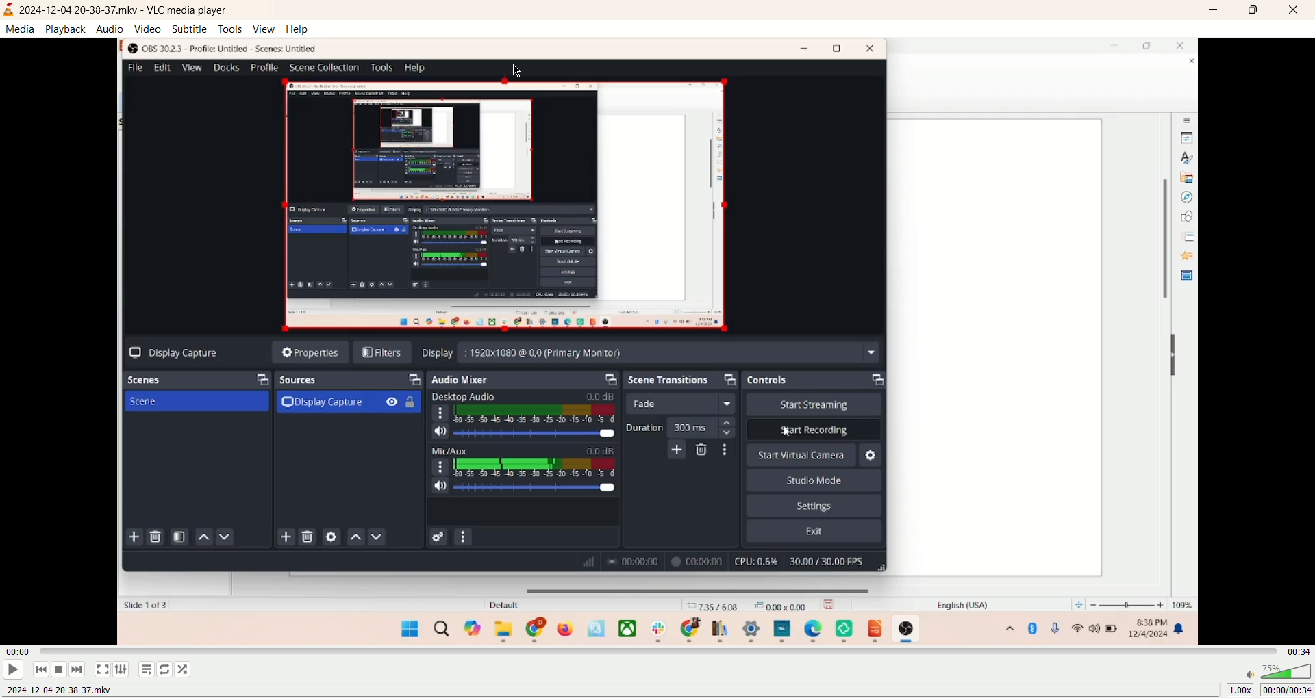  Describe the element at coordinates (61, 669) in the screenshot. I see `stop` at that location.